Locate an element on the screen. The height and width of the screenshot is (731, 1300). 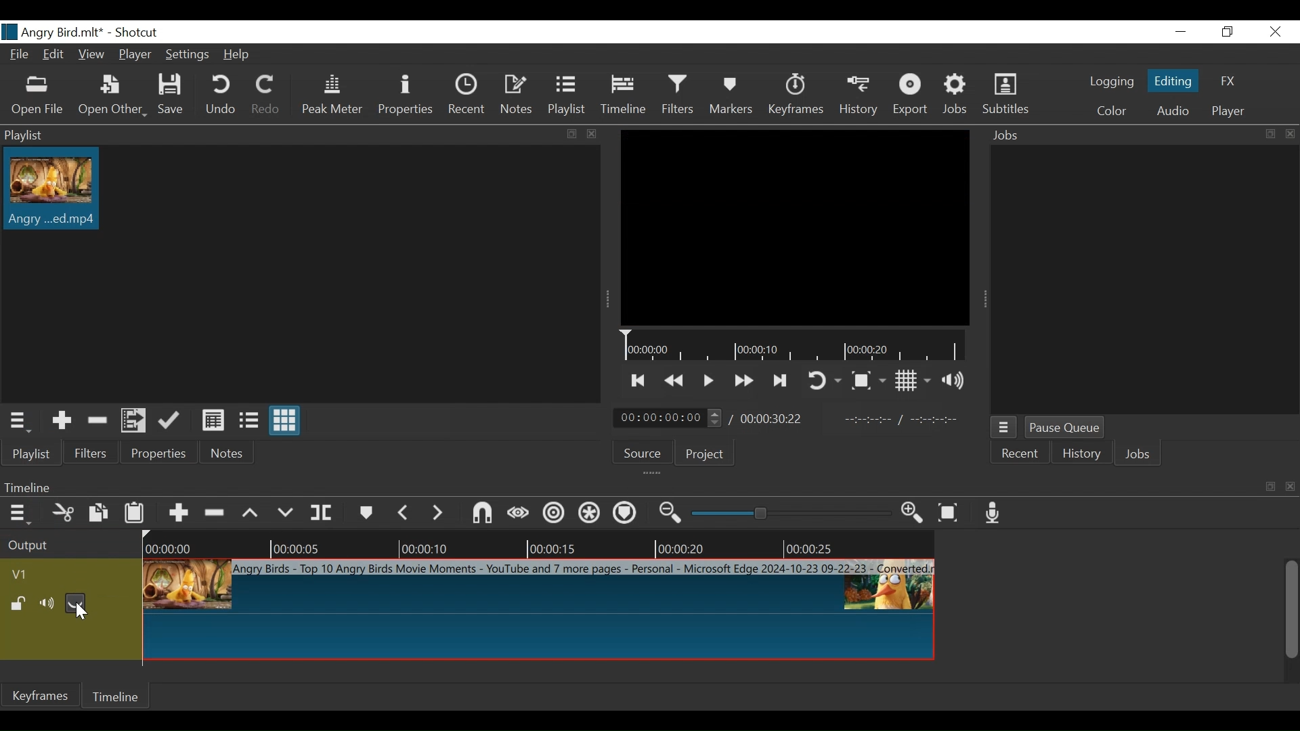
Skip to the next point is located at coordinates (636, 382).